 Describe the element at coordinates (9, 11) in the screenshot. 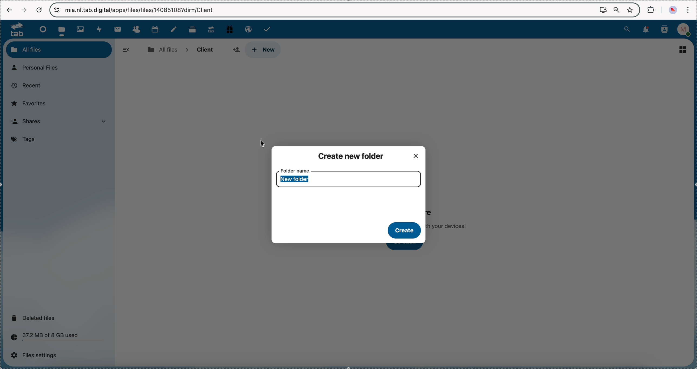

I see `navigate back` at that location.